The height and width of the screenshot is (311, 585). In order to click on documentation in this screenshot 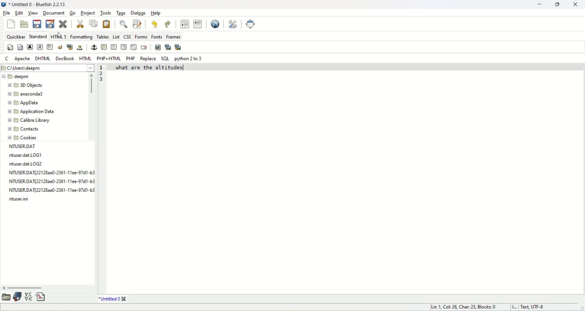, I will do `click(17, 296)`.